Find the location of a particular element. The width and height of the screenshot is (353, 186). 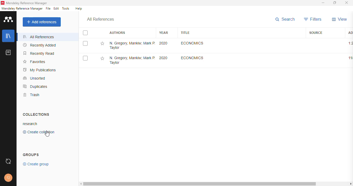

groups is located at coordinates (31, 155).